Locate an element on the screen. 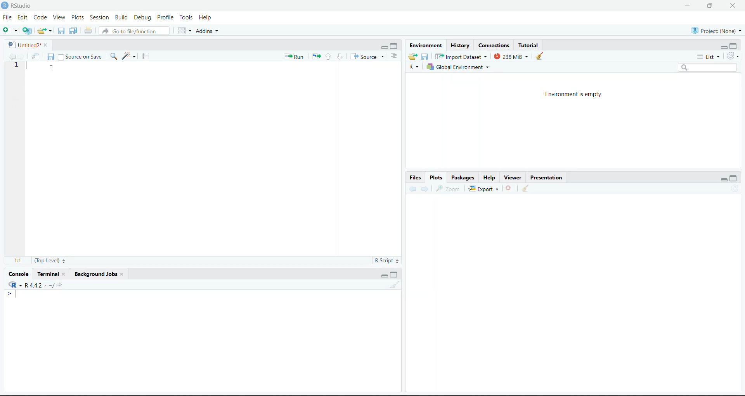 This screenshot has height=396, width=745. 238 Mib is located at coordinates (511, 56).